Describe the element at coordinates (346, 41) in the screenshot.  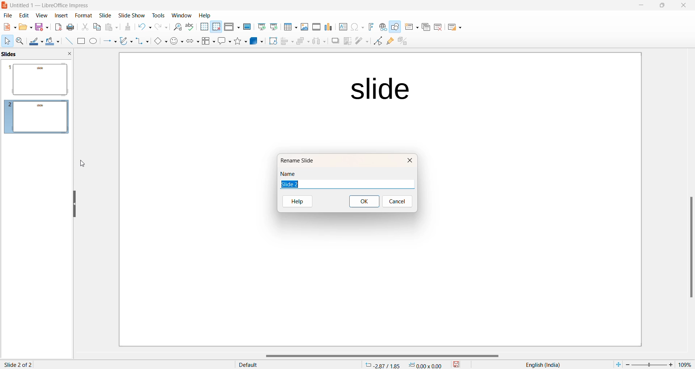
I see `crop image` at that location.